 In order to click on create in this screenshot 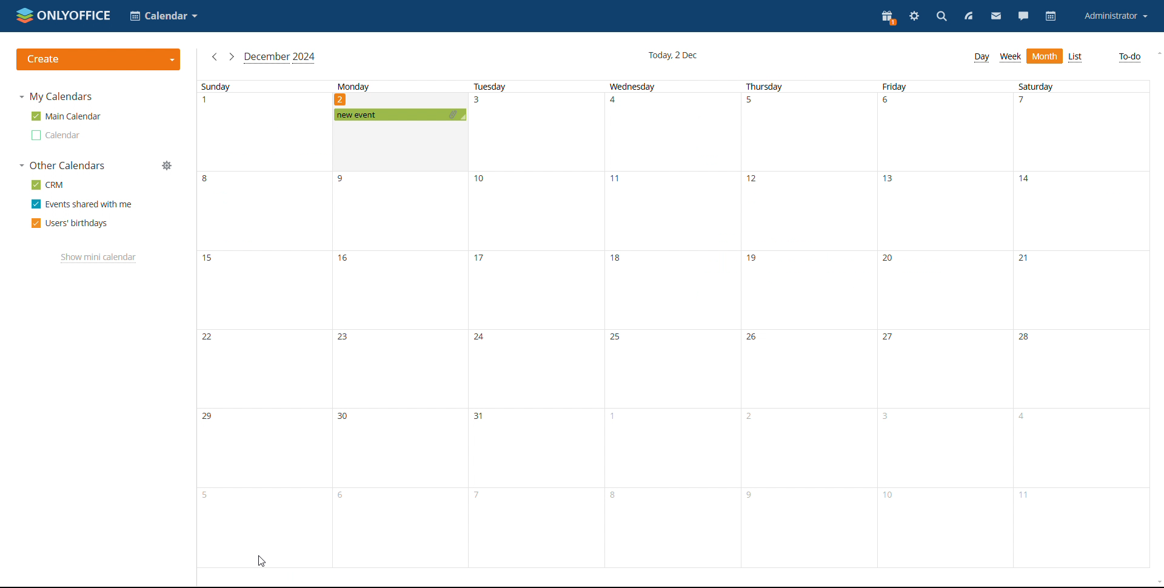, I will do `click(98, 60)`.